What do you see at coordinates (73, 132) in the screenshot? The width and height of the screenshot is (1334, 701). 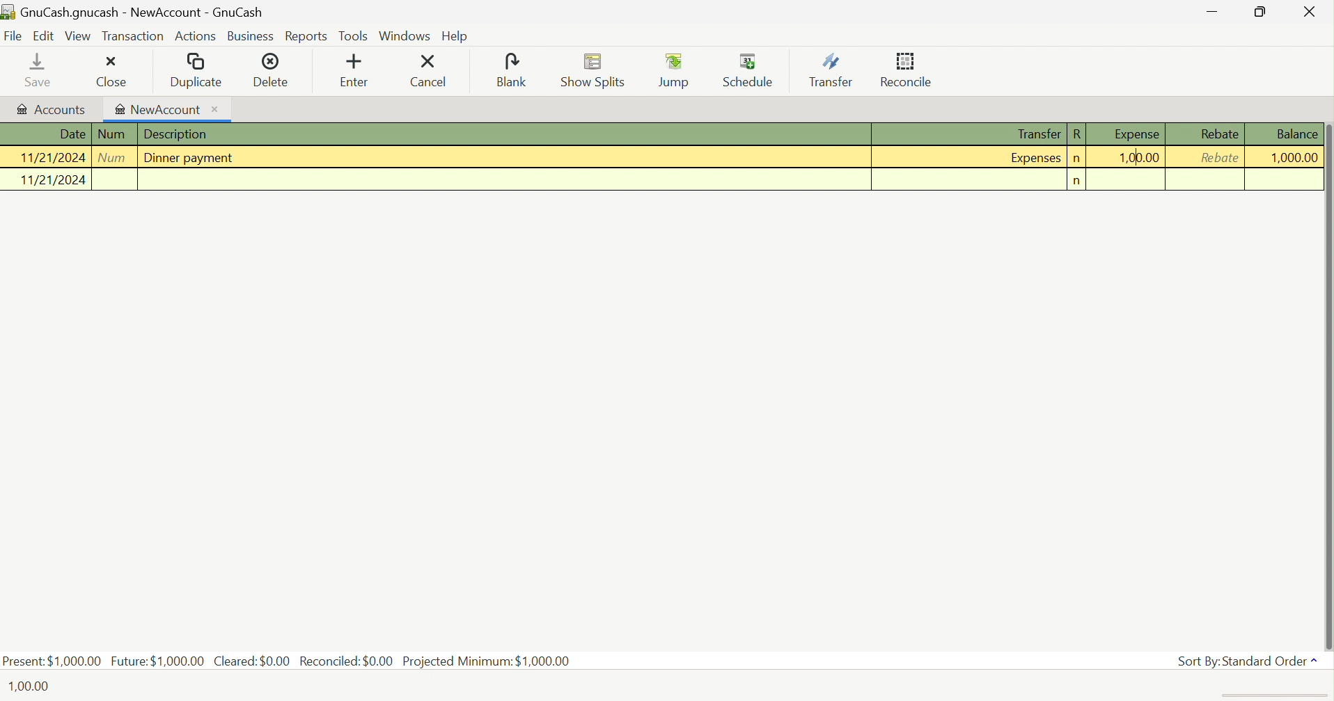 I see `` at bounding box center [73, 132].